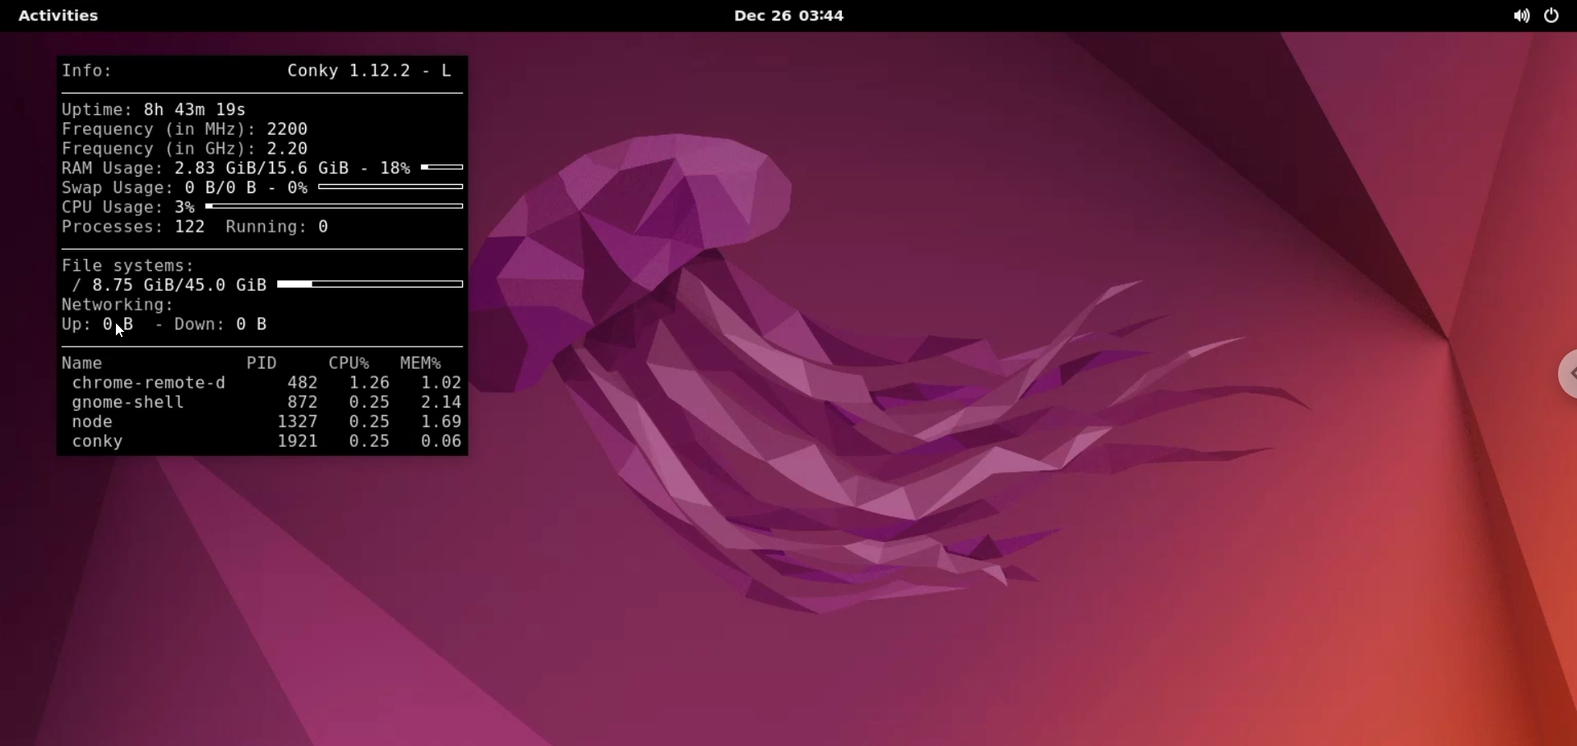 Image resolution: width=1577 pixels, height=746 pixels. Describe the element at coordinates (371, 382) in the screenshot. I see `1.26` at that location.